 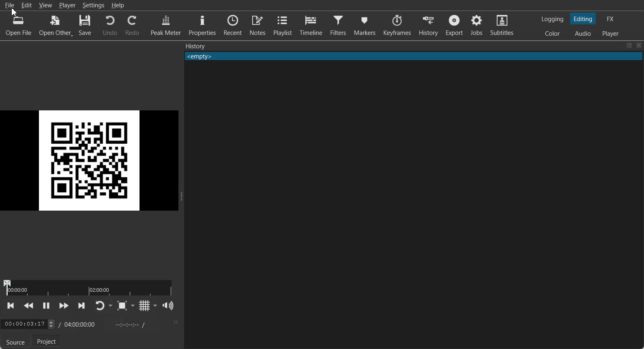 What do you see at coordinates (85, 25) in the screenshot?
I see `Save` at bounding box center [85, 25].